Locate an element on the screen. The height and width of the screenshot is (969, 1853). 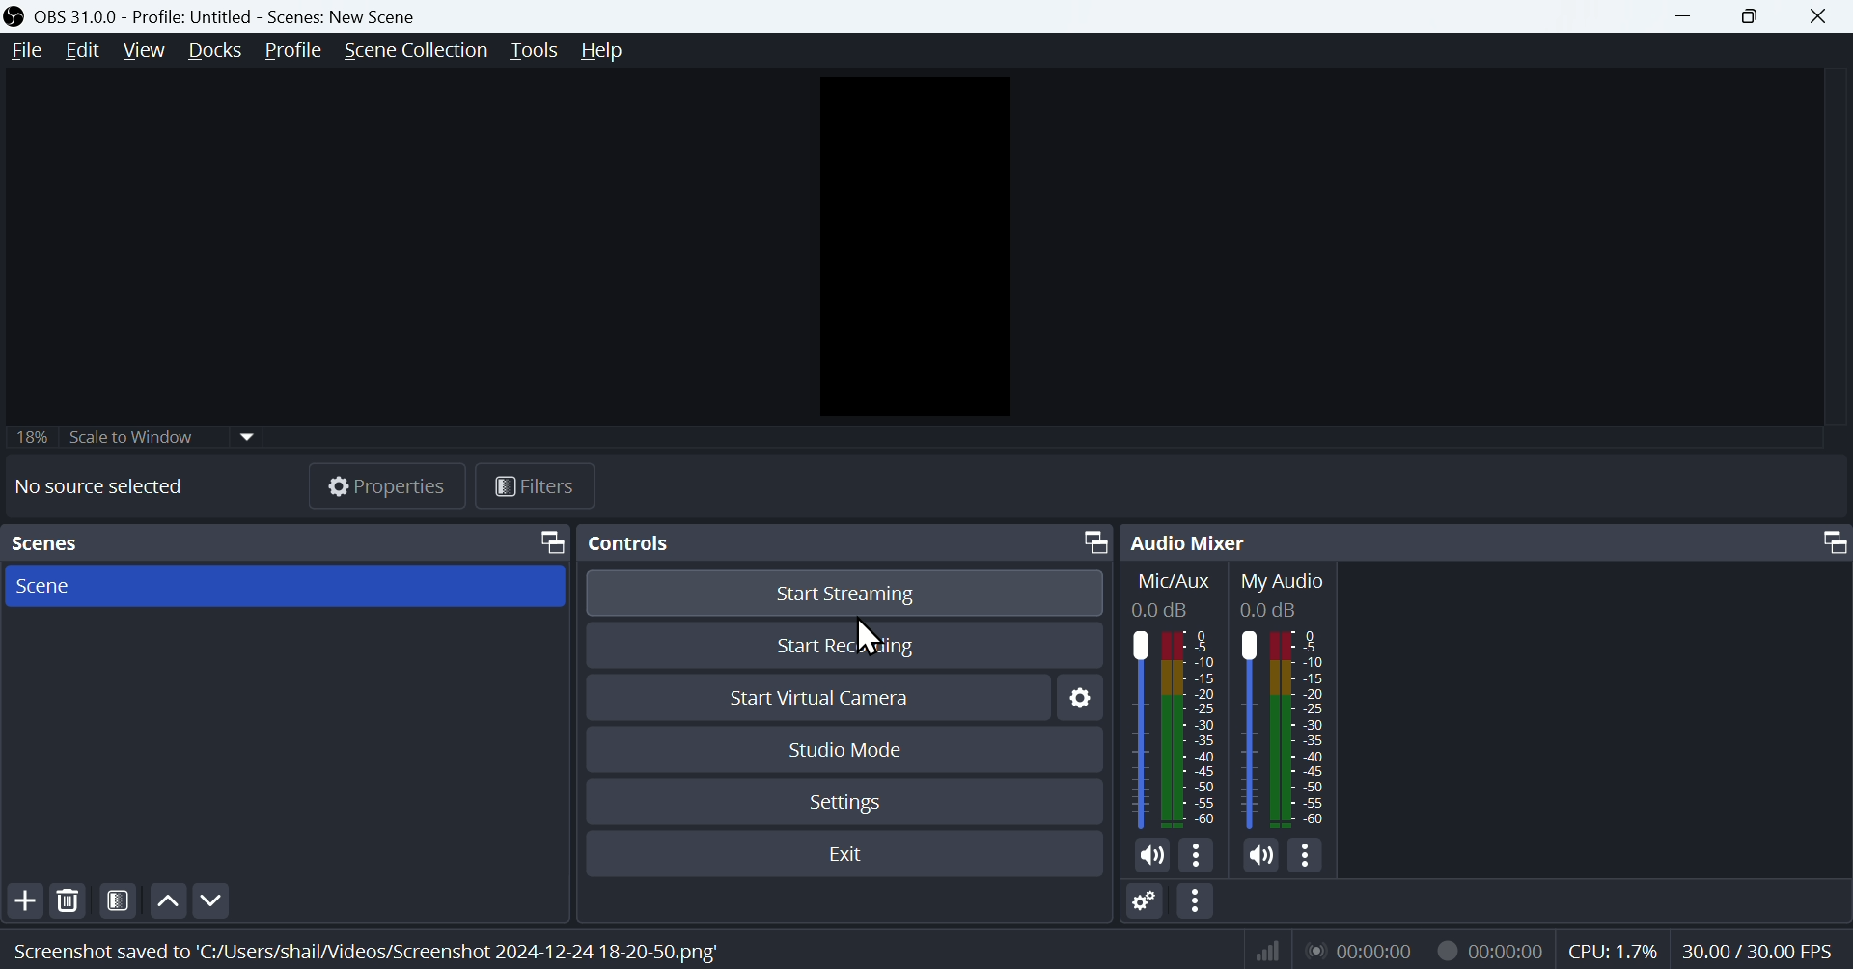
Maximize is located at coordinates (1089, 540).